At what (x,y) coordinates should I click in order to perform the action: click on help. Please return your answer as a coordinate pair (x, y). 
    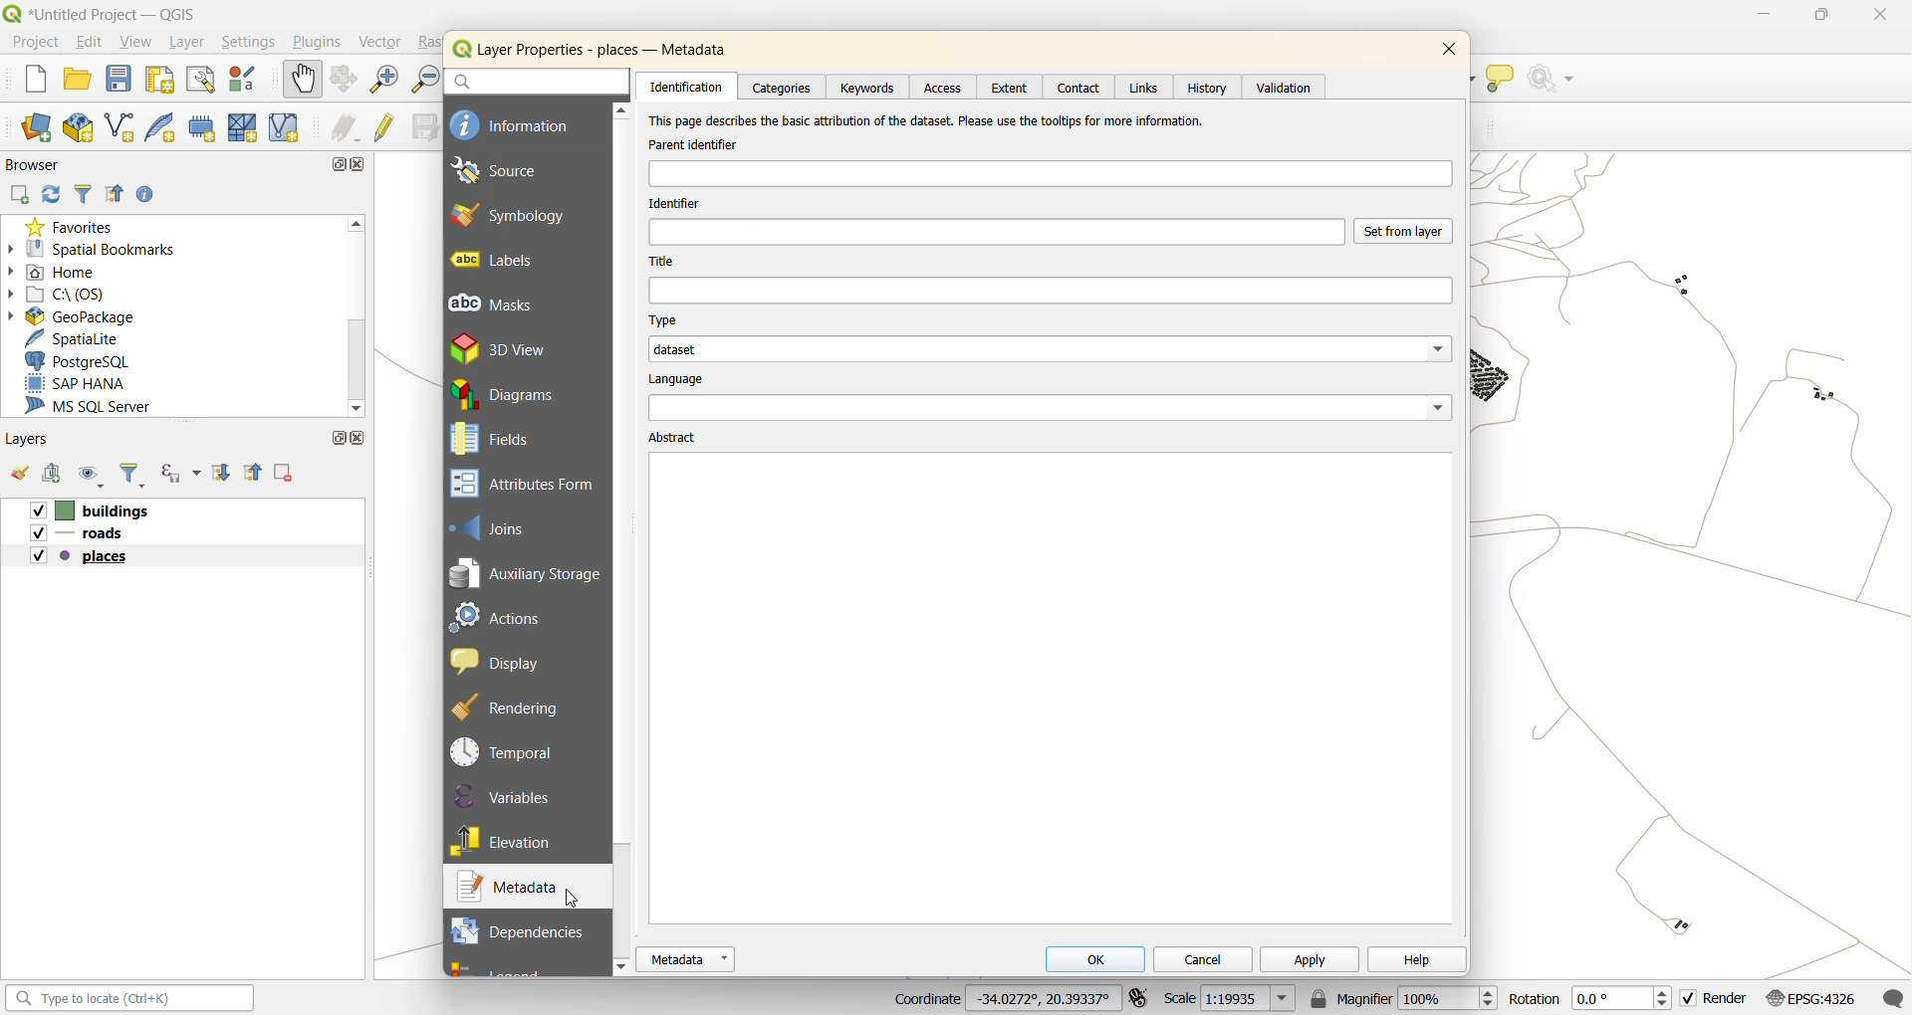
    Looking at the image, I should click on (1415, 959).